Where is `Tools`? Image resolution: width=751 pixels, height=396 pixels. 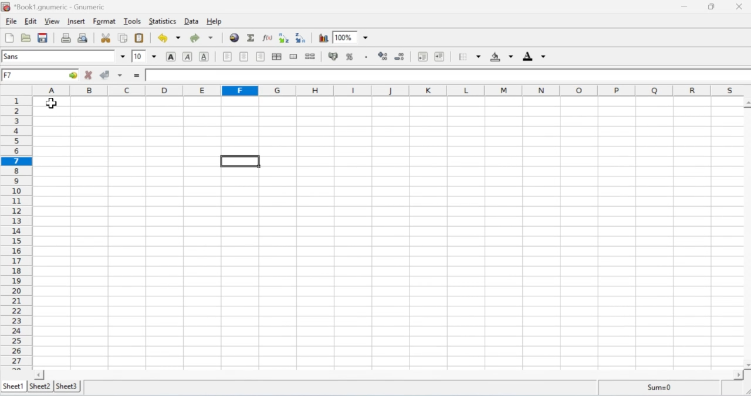
Tools is located at coordinates (133, 22).